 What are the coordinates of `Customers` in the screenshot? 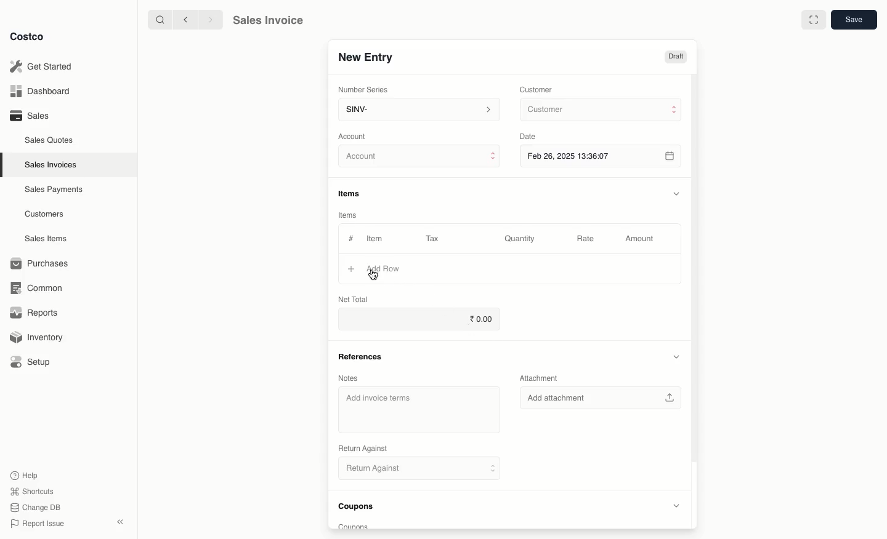 It's located at (44, 214).